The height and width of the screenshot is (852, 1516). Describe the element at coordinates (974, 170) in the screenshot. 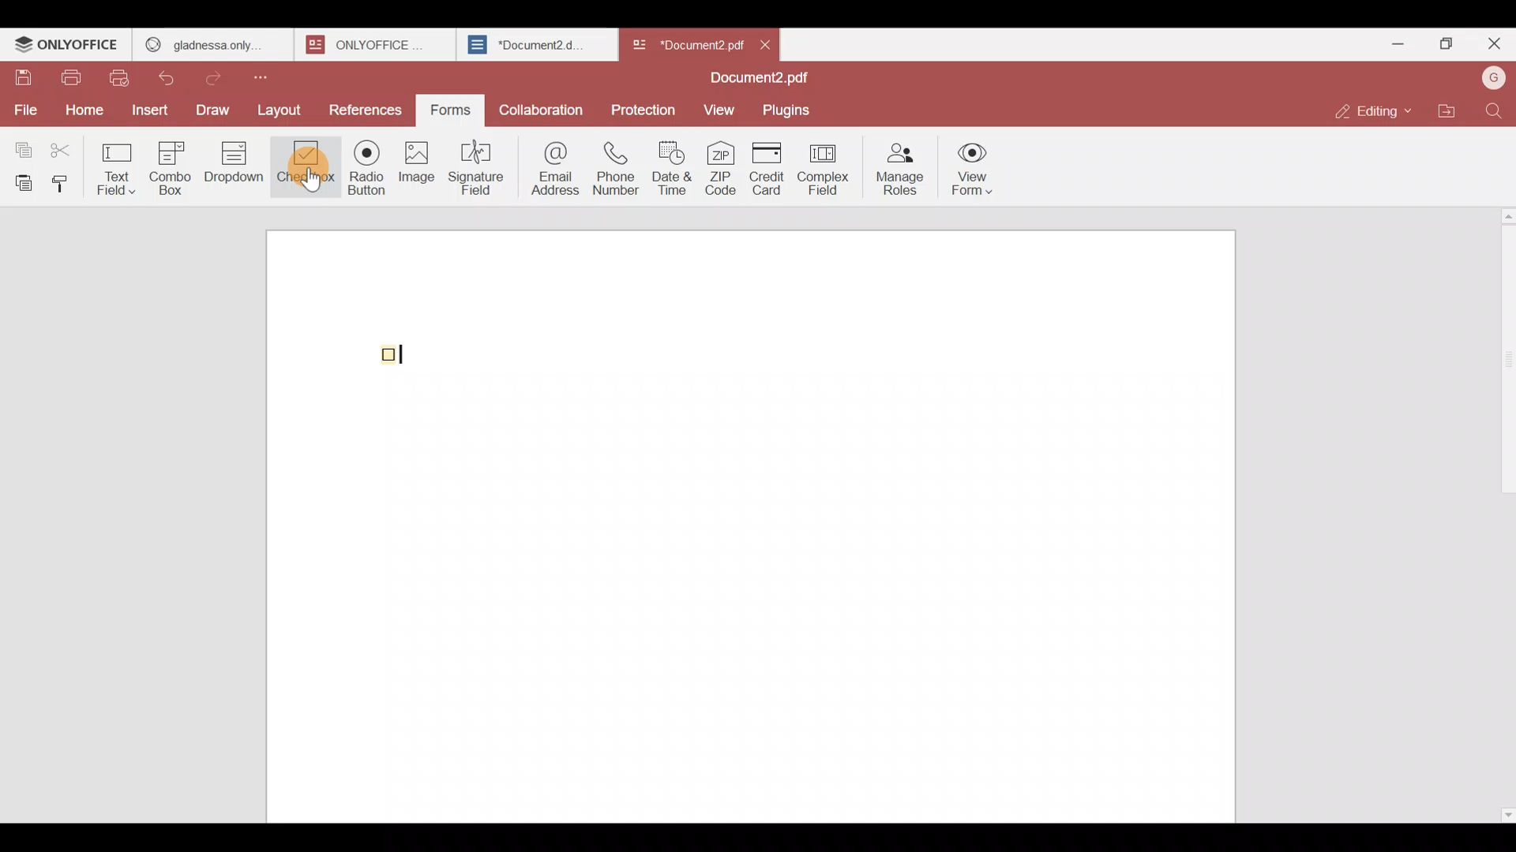

I see `View form` at that location.